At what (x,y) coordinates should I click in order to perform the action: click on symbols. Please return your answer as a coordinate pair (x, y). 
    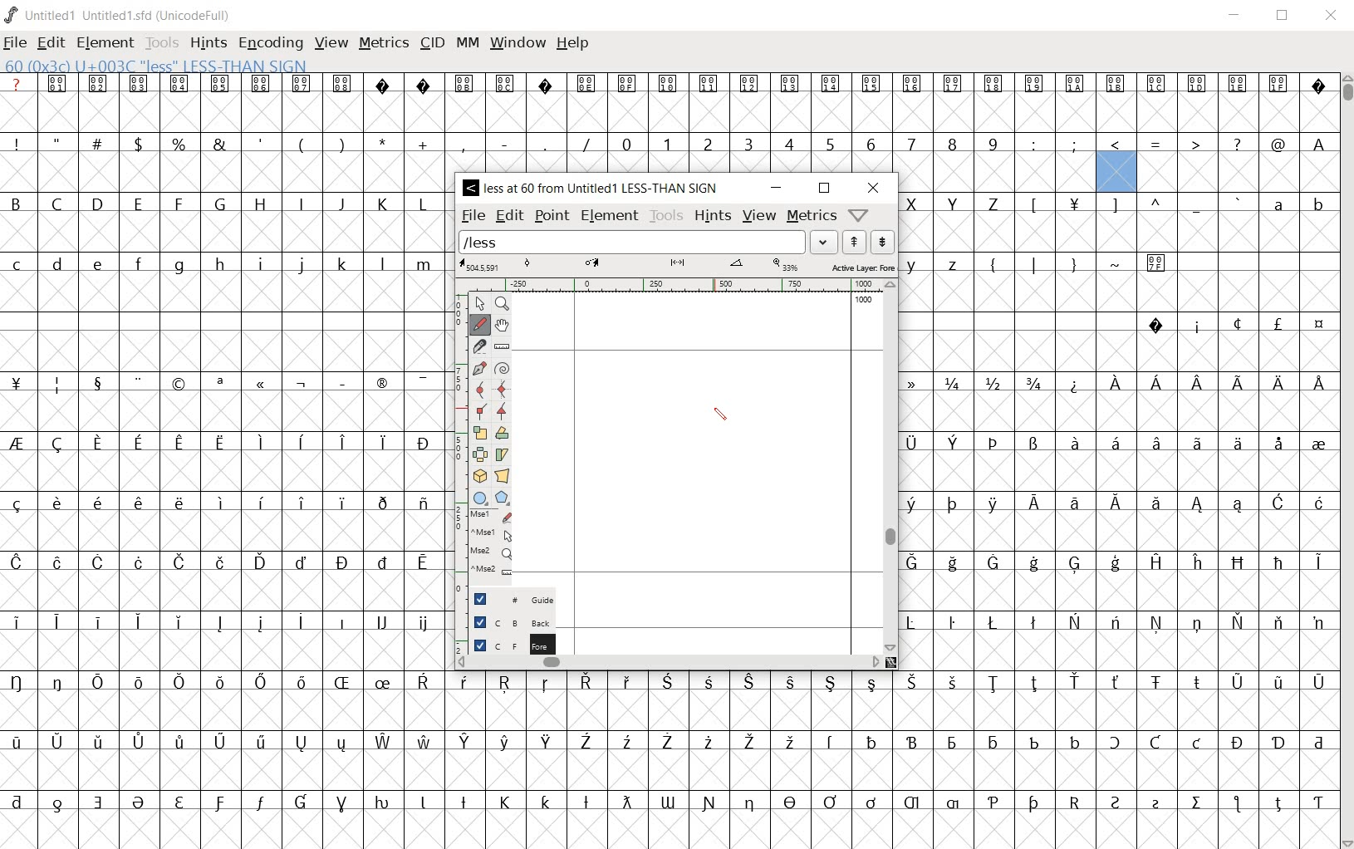
    Looking at the image, I should click on (1159, 141).